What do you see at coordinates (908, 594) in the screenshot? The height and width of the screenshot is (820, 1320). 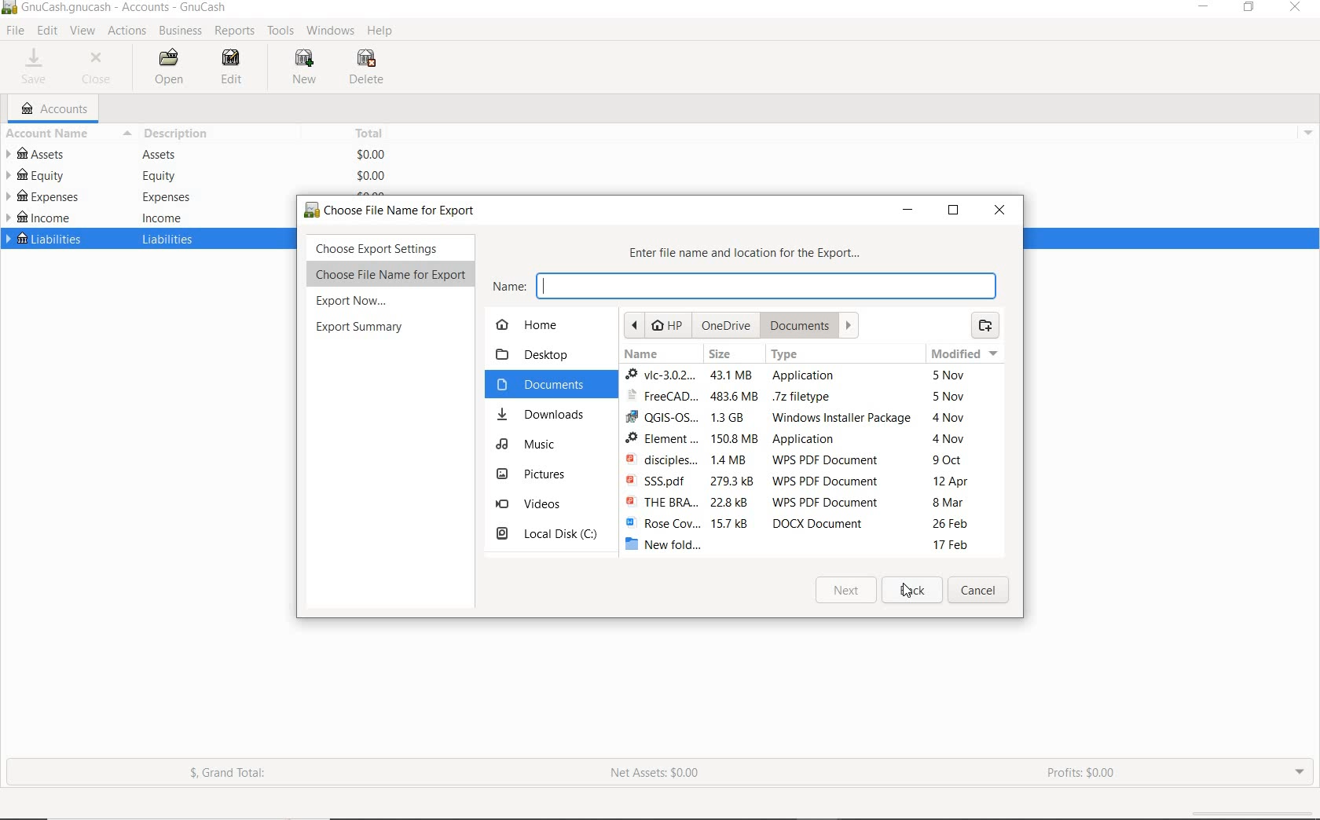 I see `cursor` at bounding box center [908, 594].